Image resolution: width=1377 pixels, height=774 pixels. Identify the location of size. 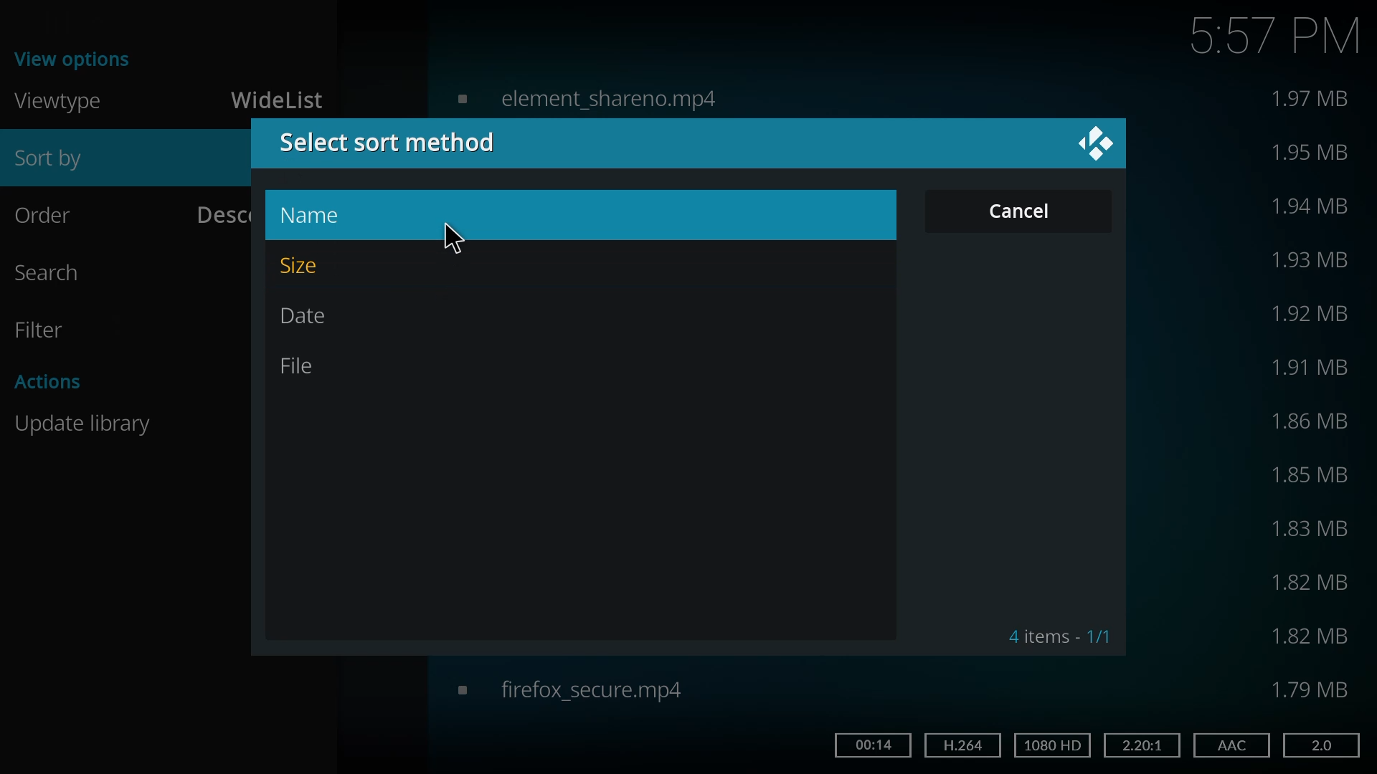
(1313, 688).